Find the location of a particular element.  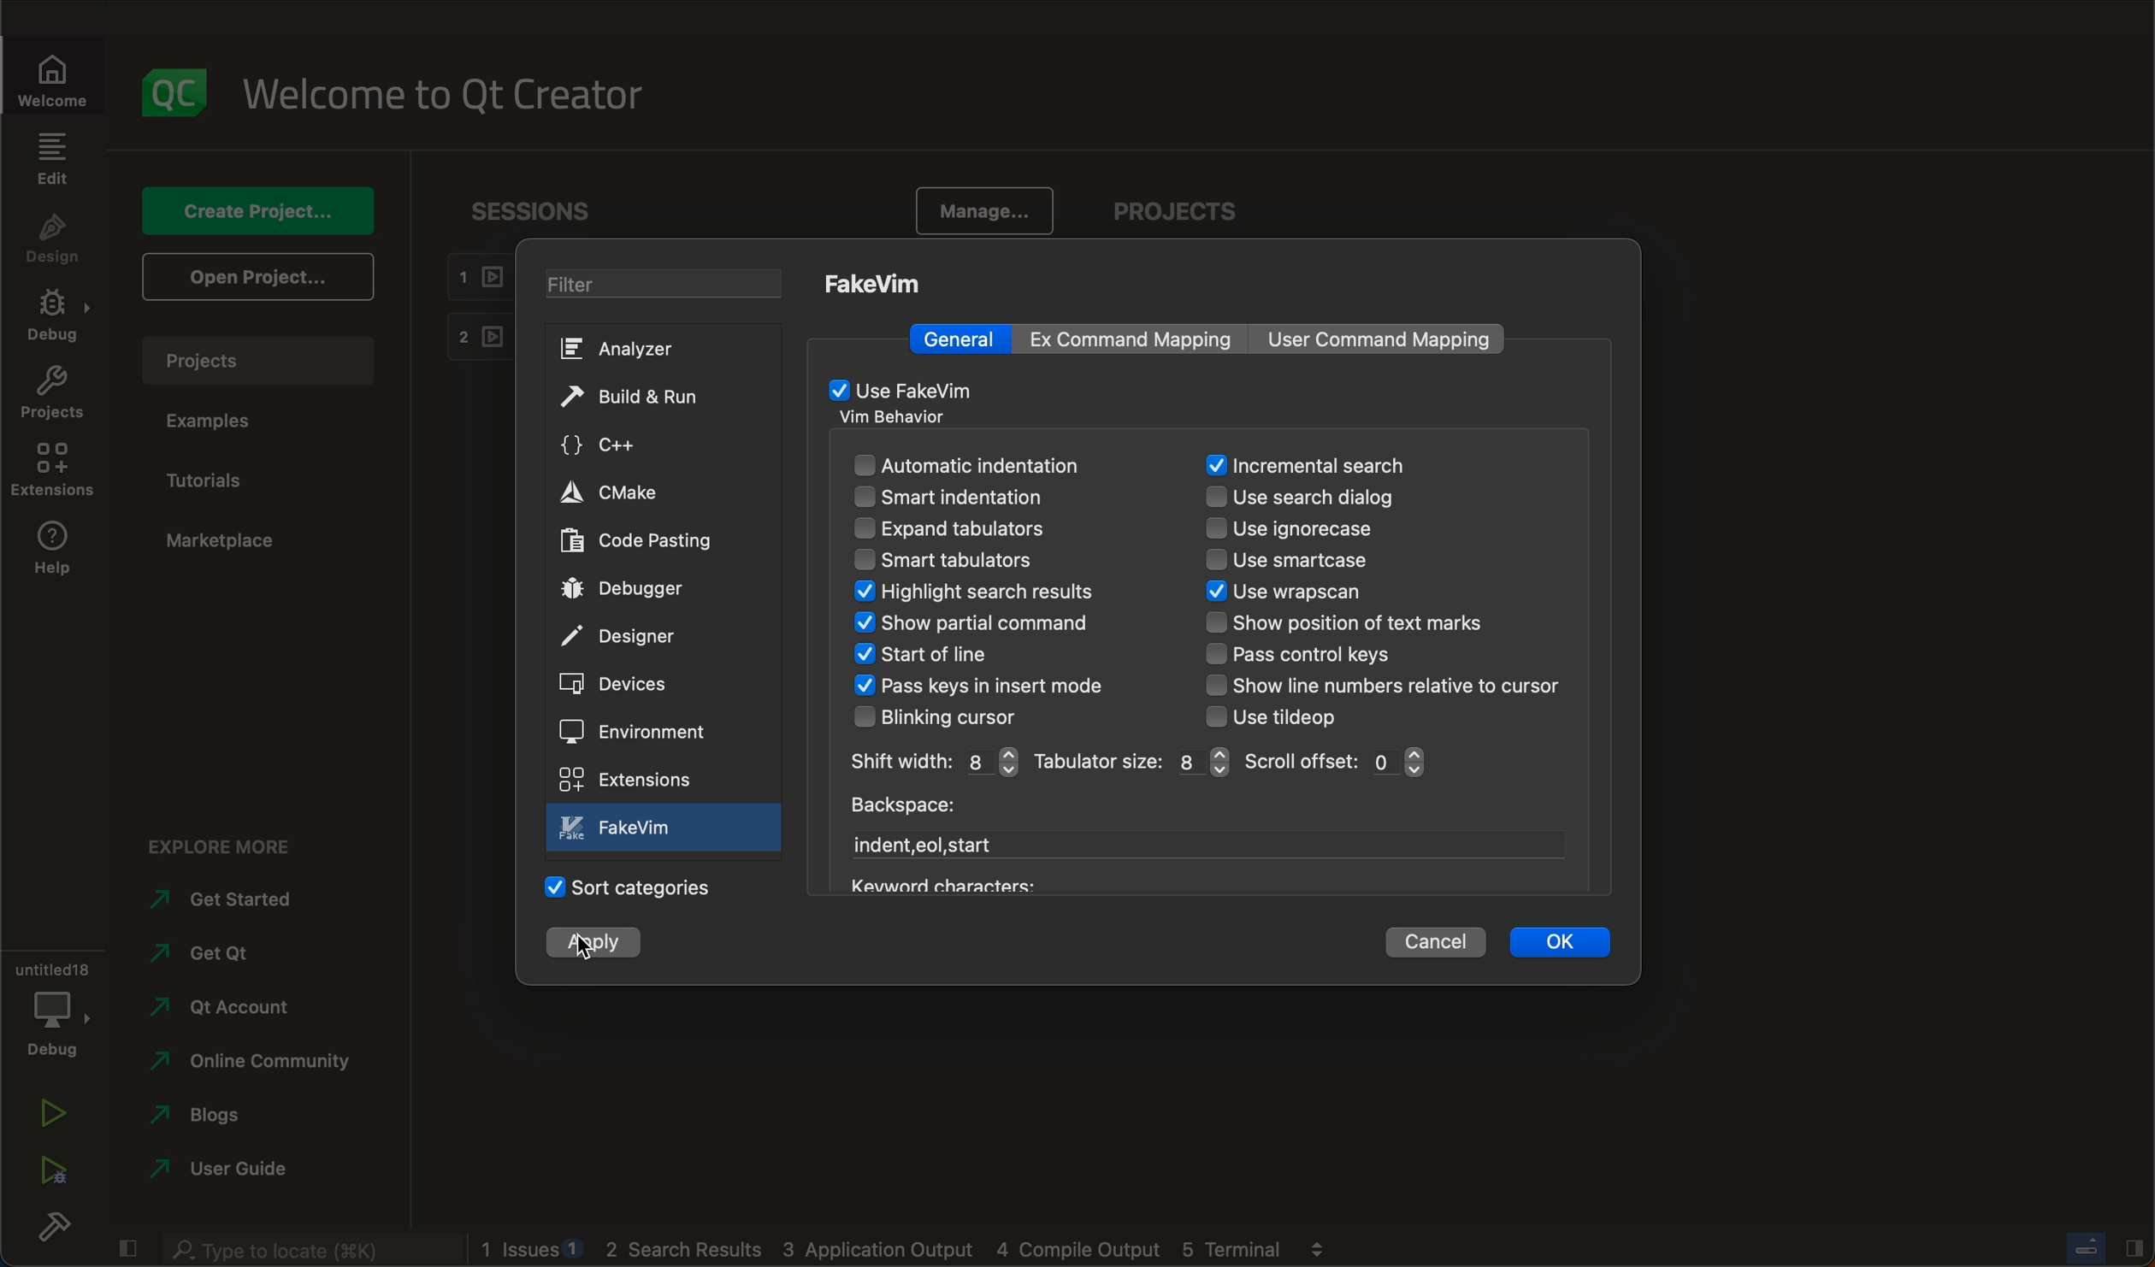

blinking cursor is located at coordinates (948, 717).